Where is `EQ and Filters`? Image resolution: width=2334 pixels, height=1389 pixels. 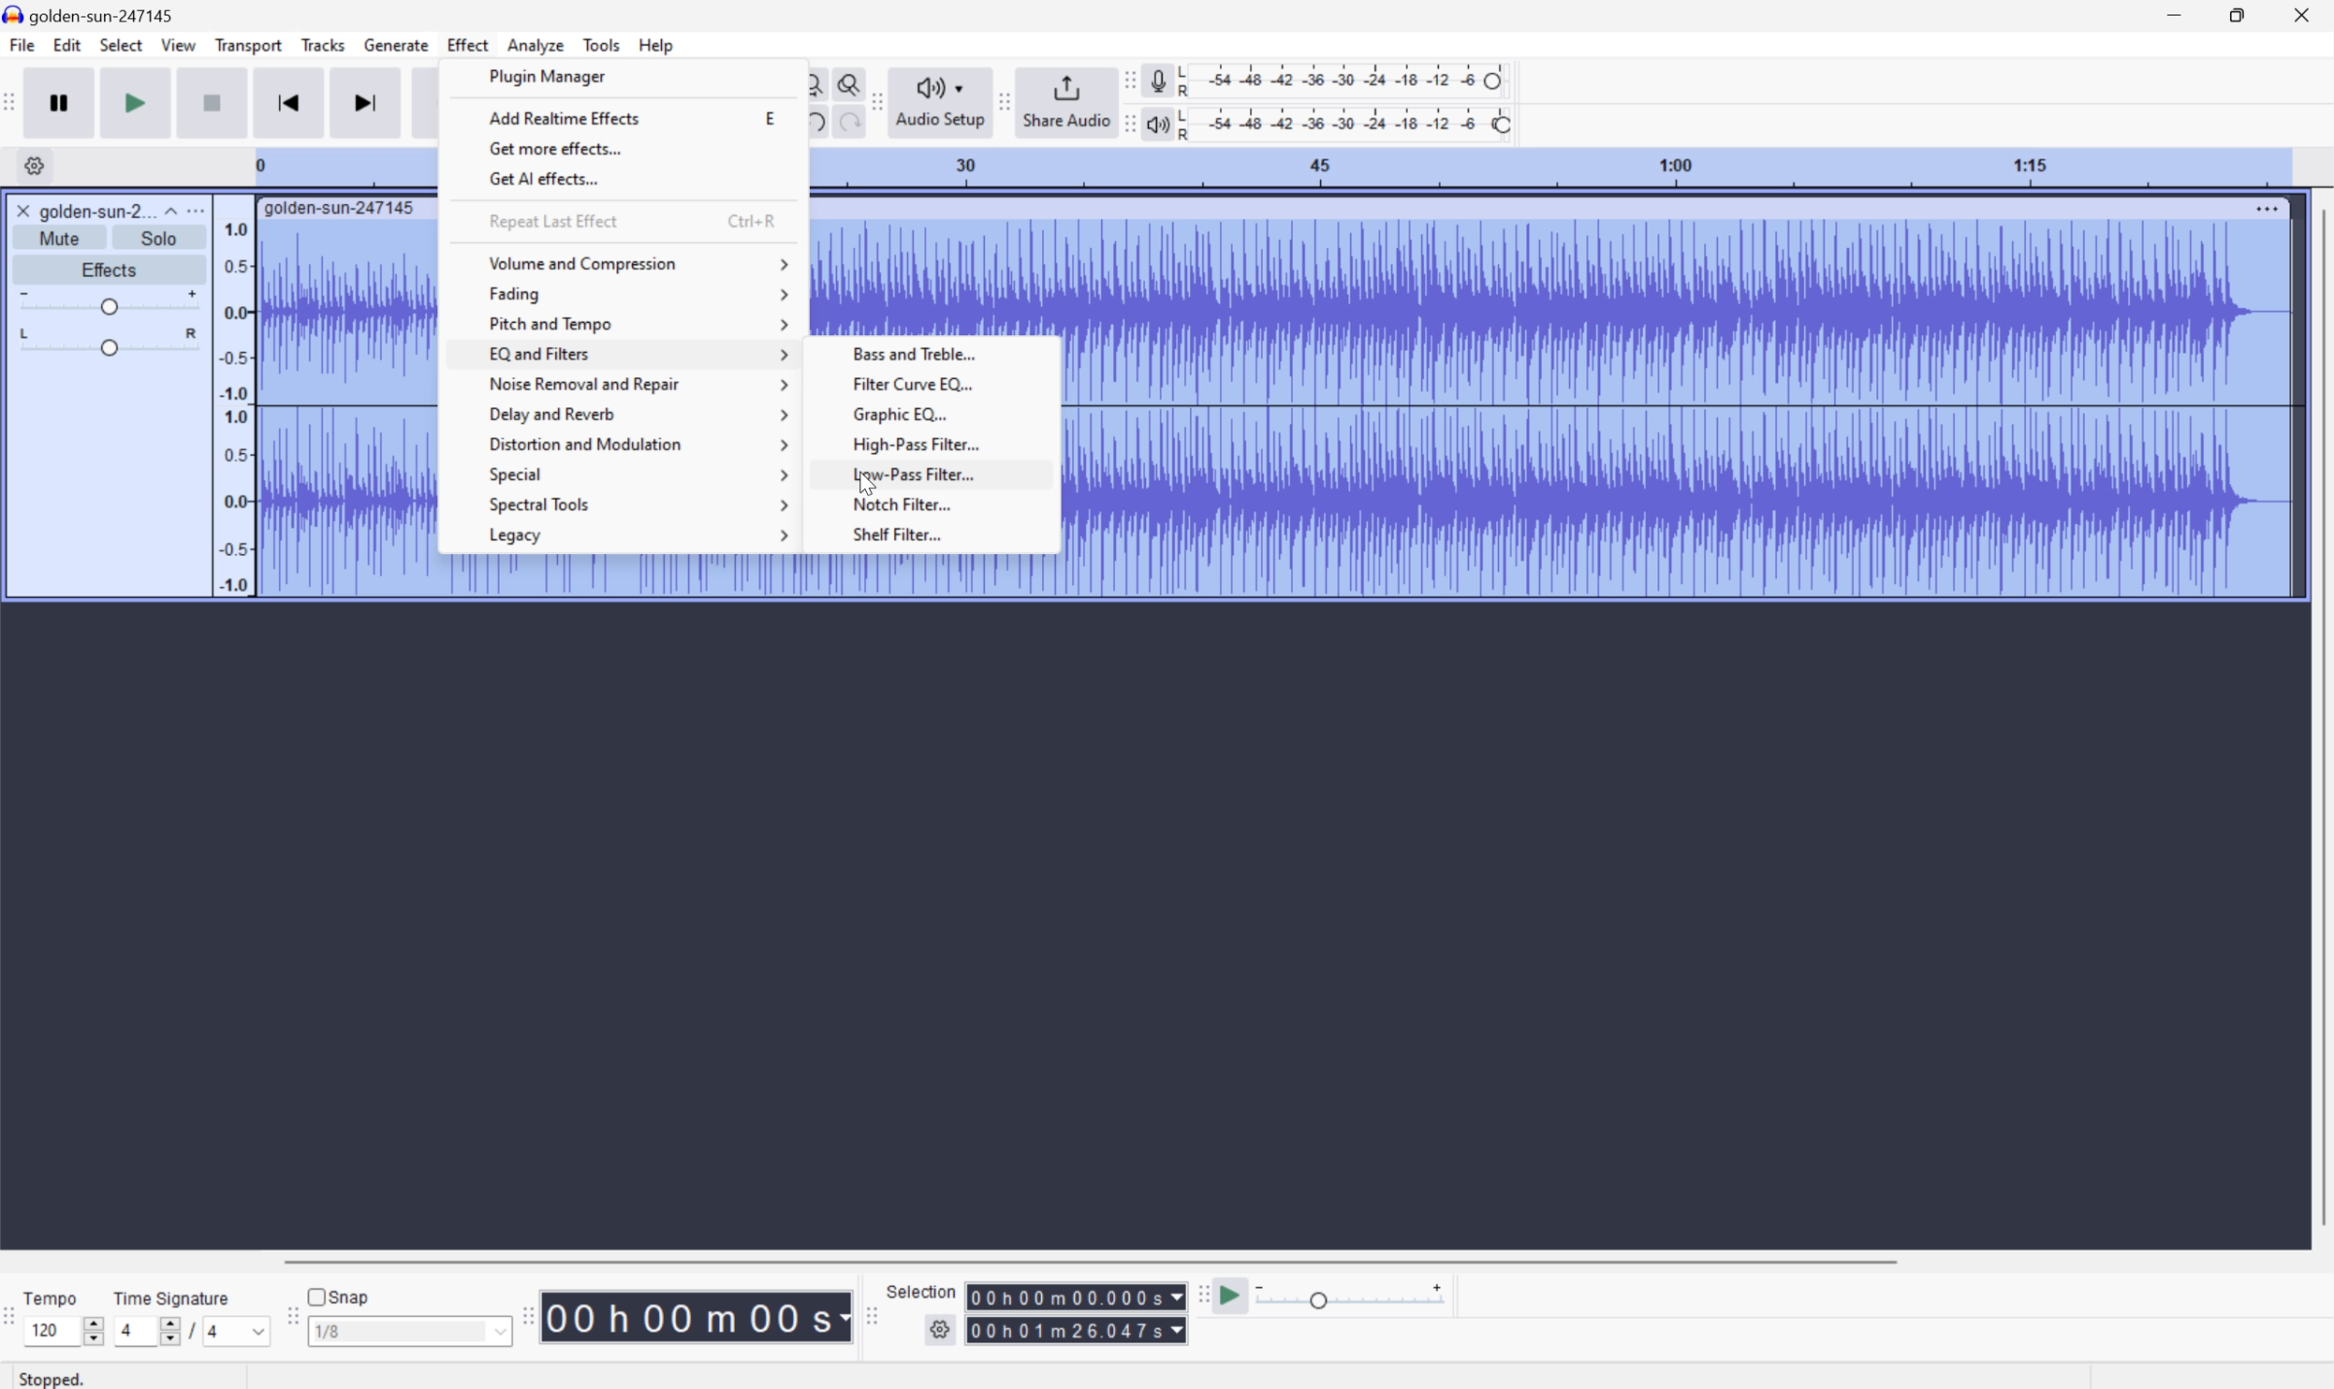 EQ and Filters is located at coordinates (635, 354).